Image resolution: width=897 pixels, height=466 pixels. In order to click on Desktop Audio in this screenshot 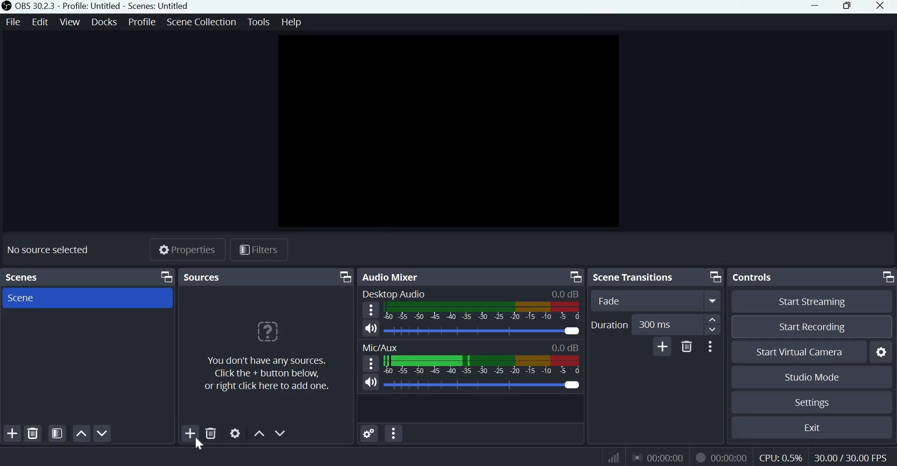, I will do `click(395, 294)`.